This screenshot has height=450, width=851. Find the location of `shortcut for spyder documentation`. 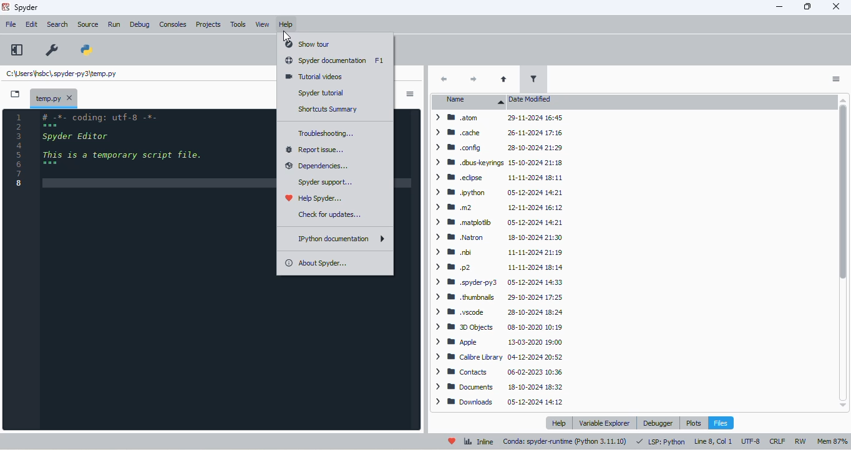

shortcut for spyder documentation is located at coordinates (380, 60).